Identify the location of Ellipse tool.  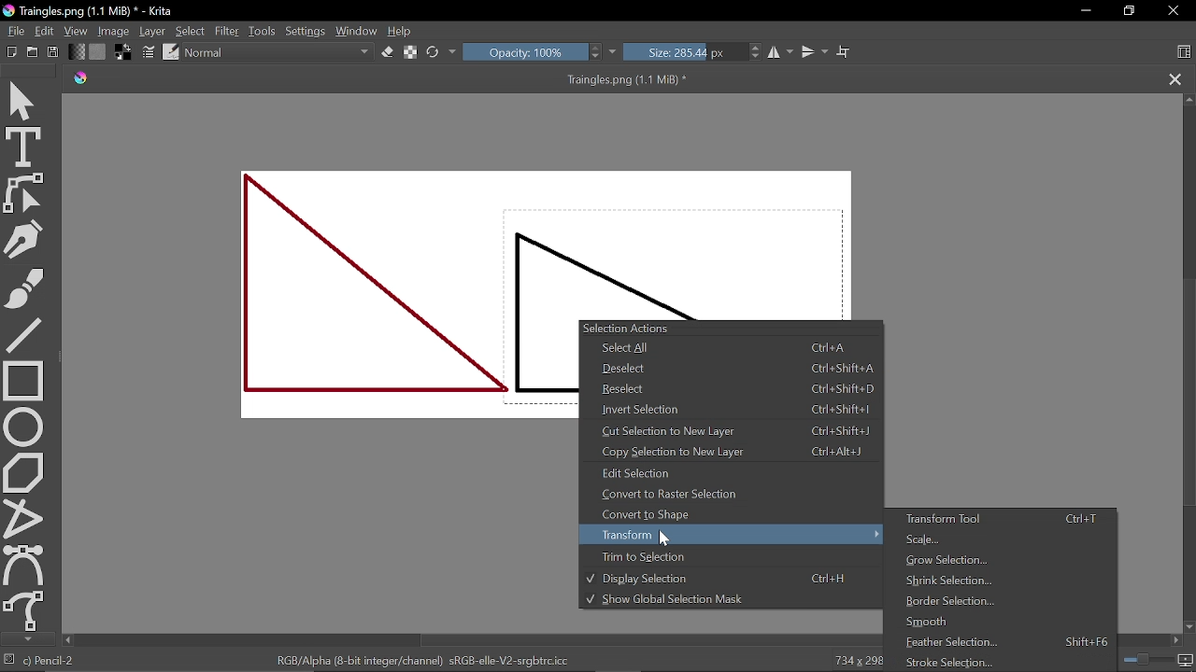
(24, 426).